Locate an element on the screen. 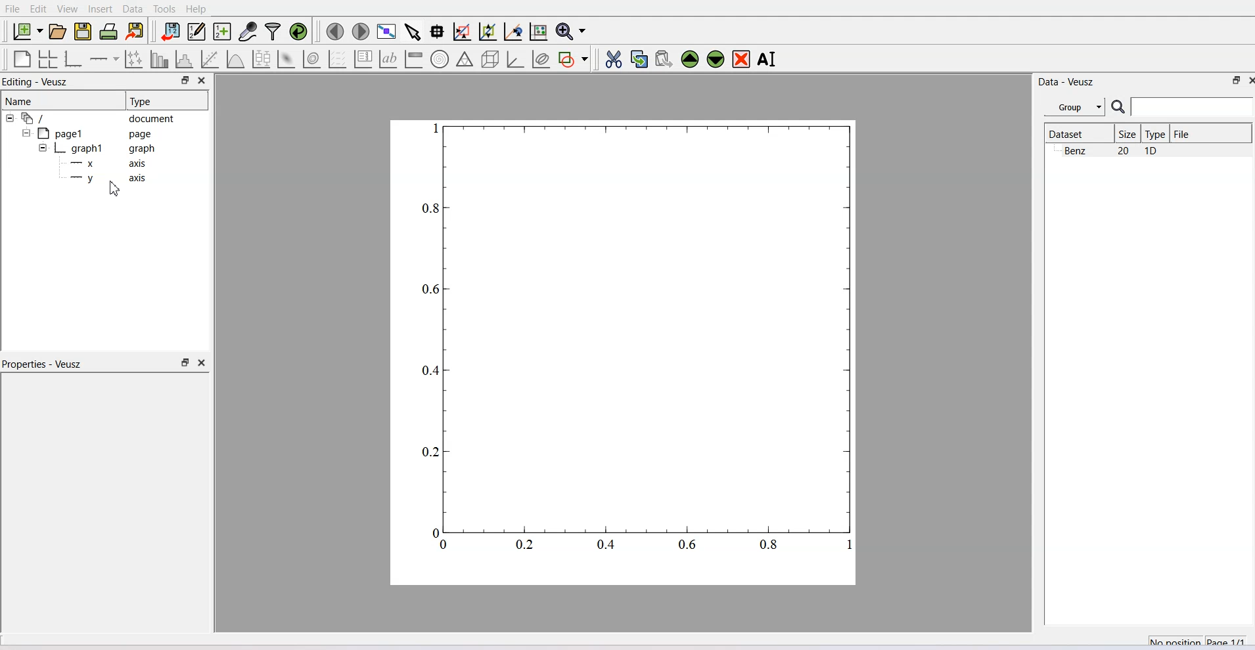 The height and width of the screenshot is (650, 1255). Polar Graph is located at coordinates (440, 60).